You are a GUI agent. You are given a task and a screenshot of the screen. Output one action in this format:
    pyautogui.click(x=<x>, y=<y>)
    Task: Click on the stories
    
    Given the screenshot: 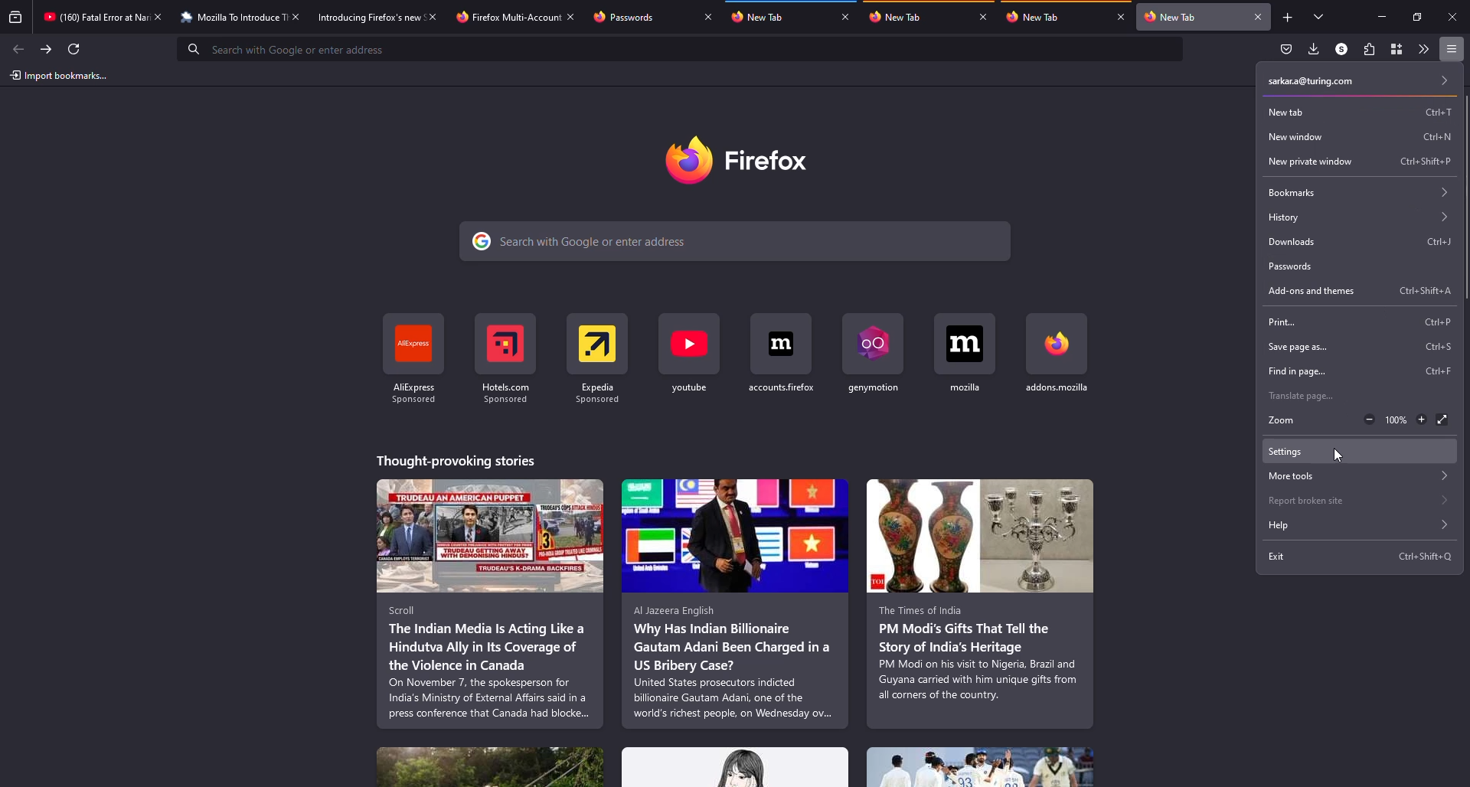 What is the action you would take?
    pyautogui.click(x=735, y=604)
    